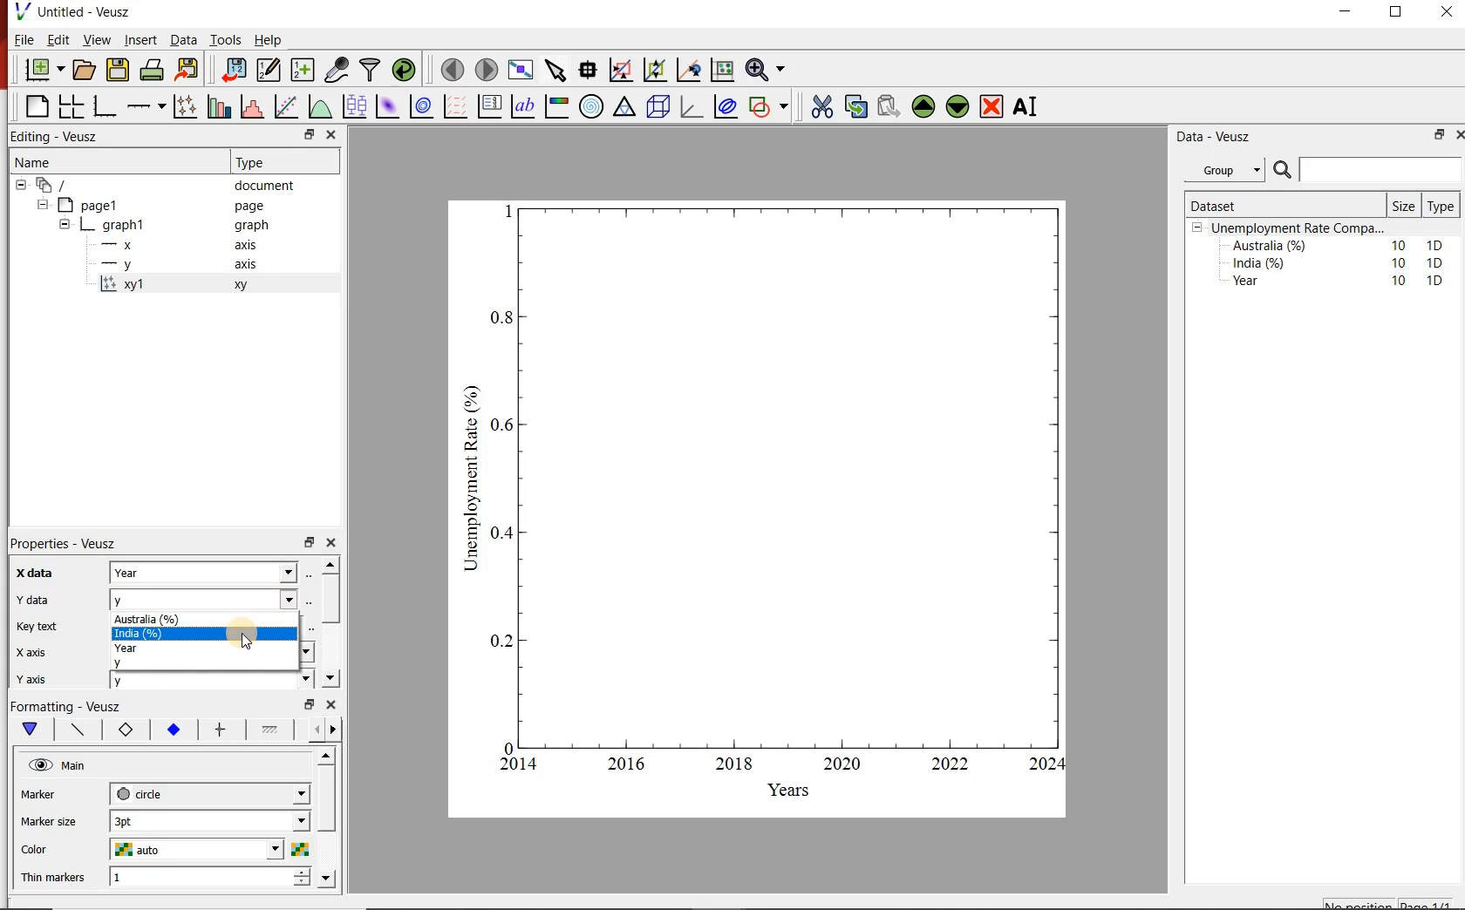 The image size is (1465, 910). I want to click on more left, so click(313, 729).